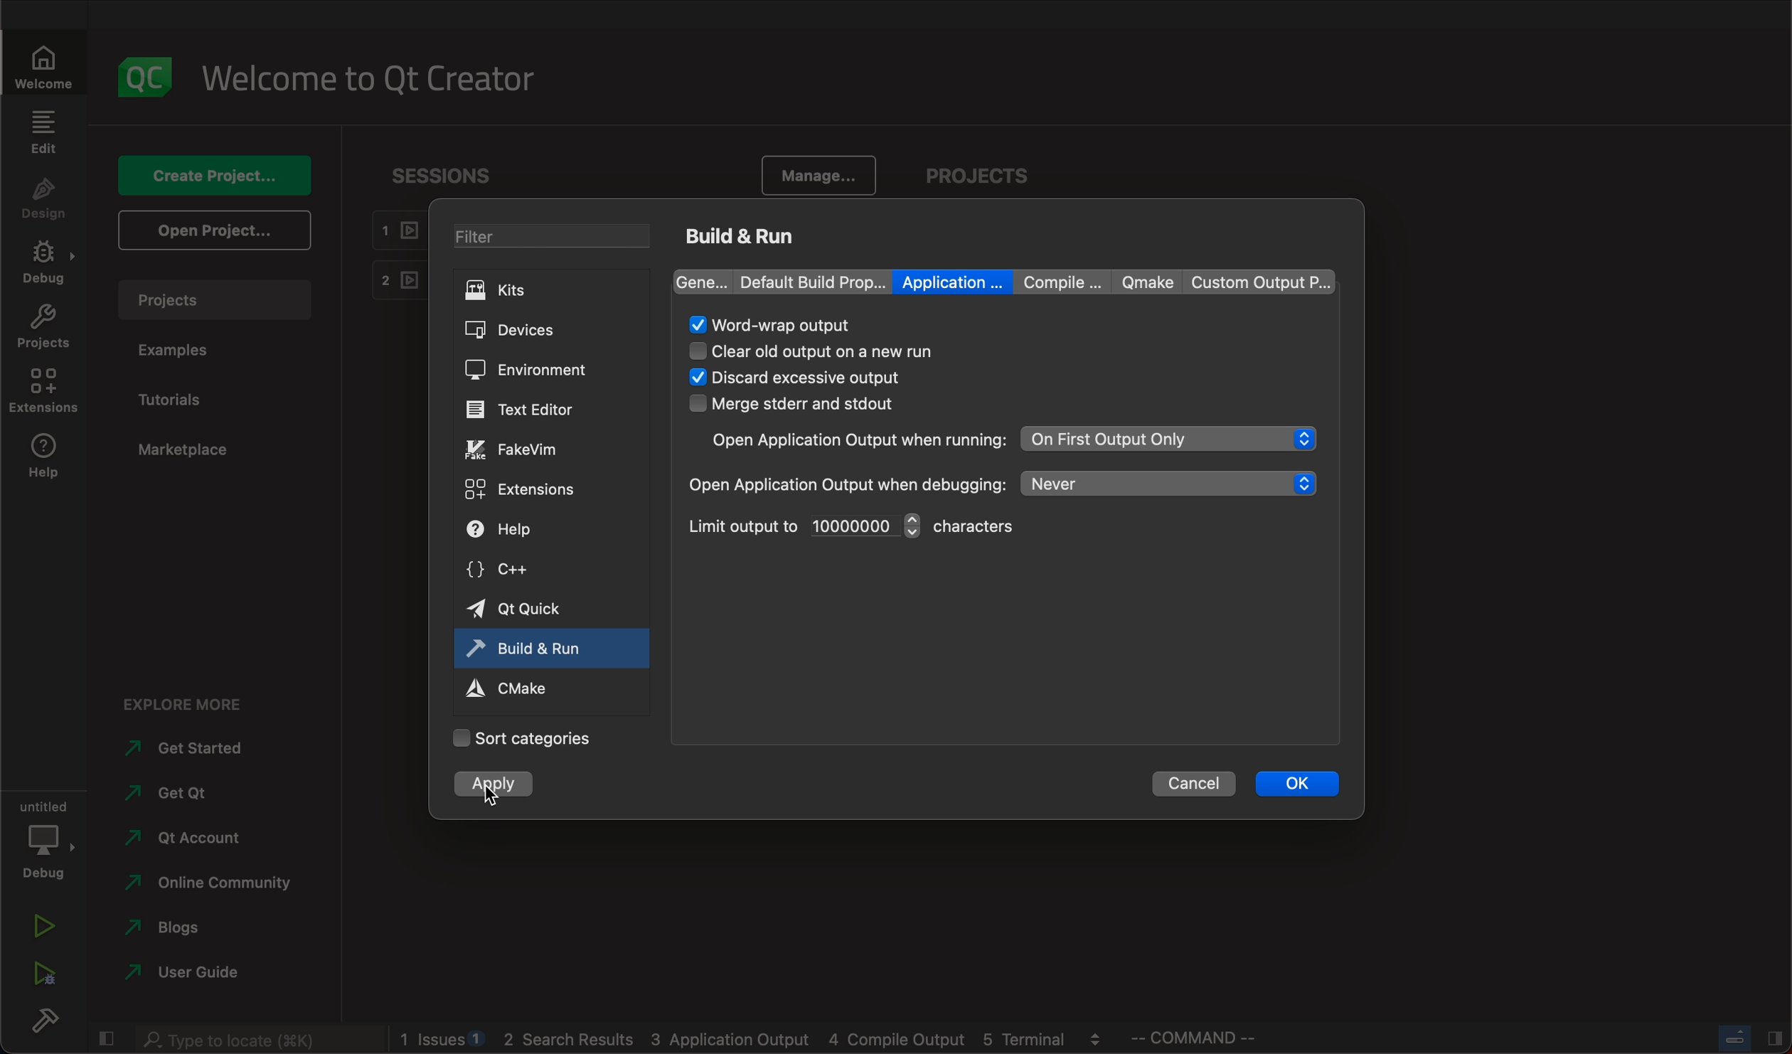 This screenshot has width=1792, height=1054. I want to click on close slidebar, so click(106, 1038).